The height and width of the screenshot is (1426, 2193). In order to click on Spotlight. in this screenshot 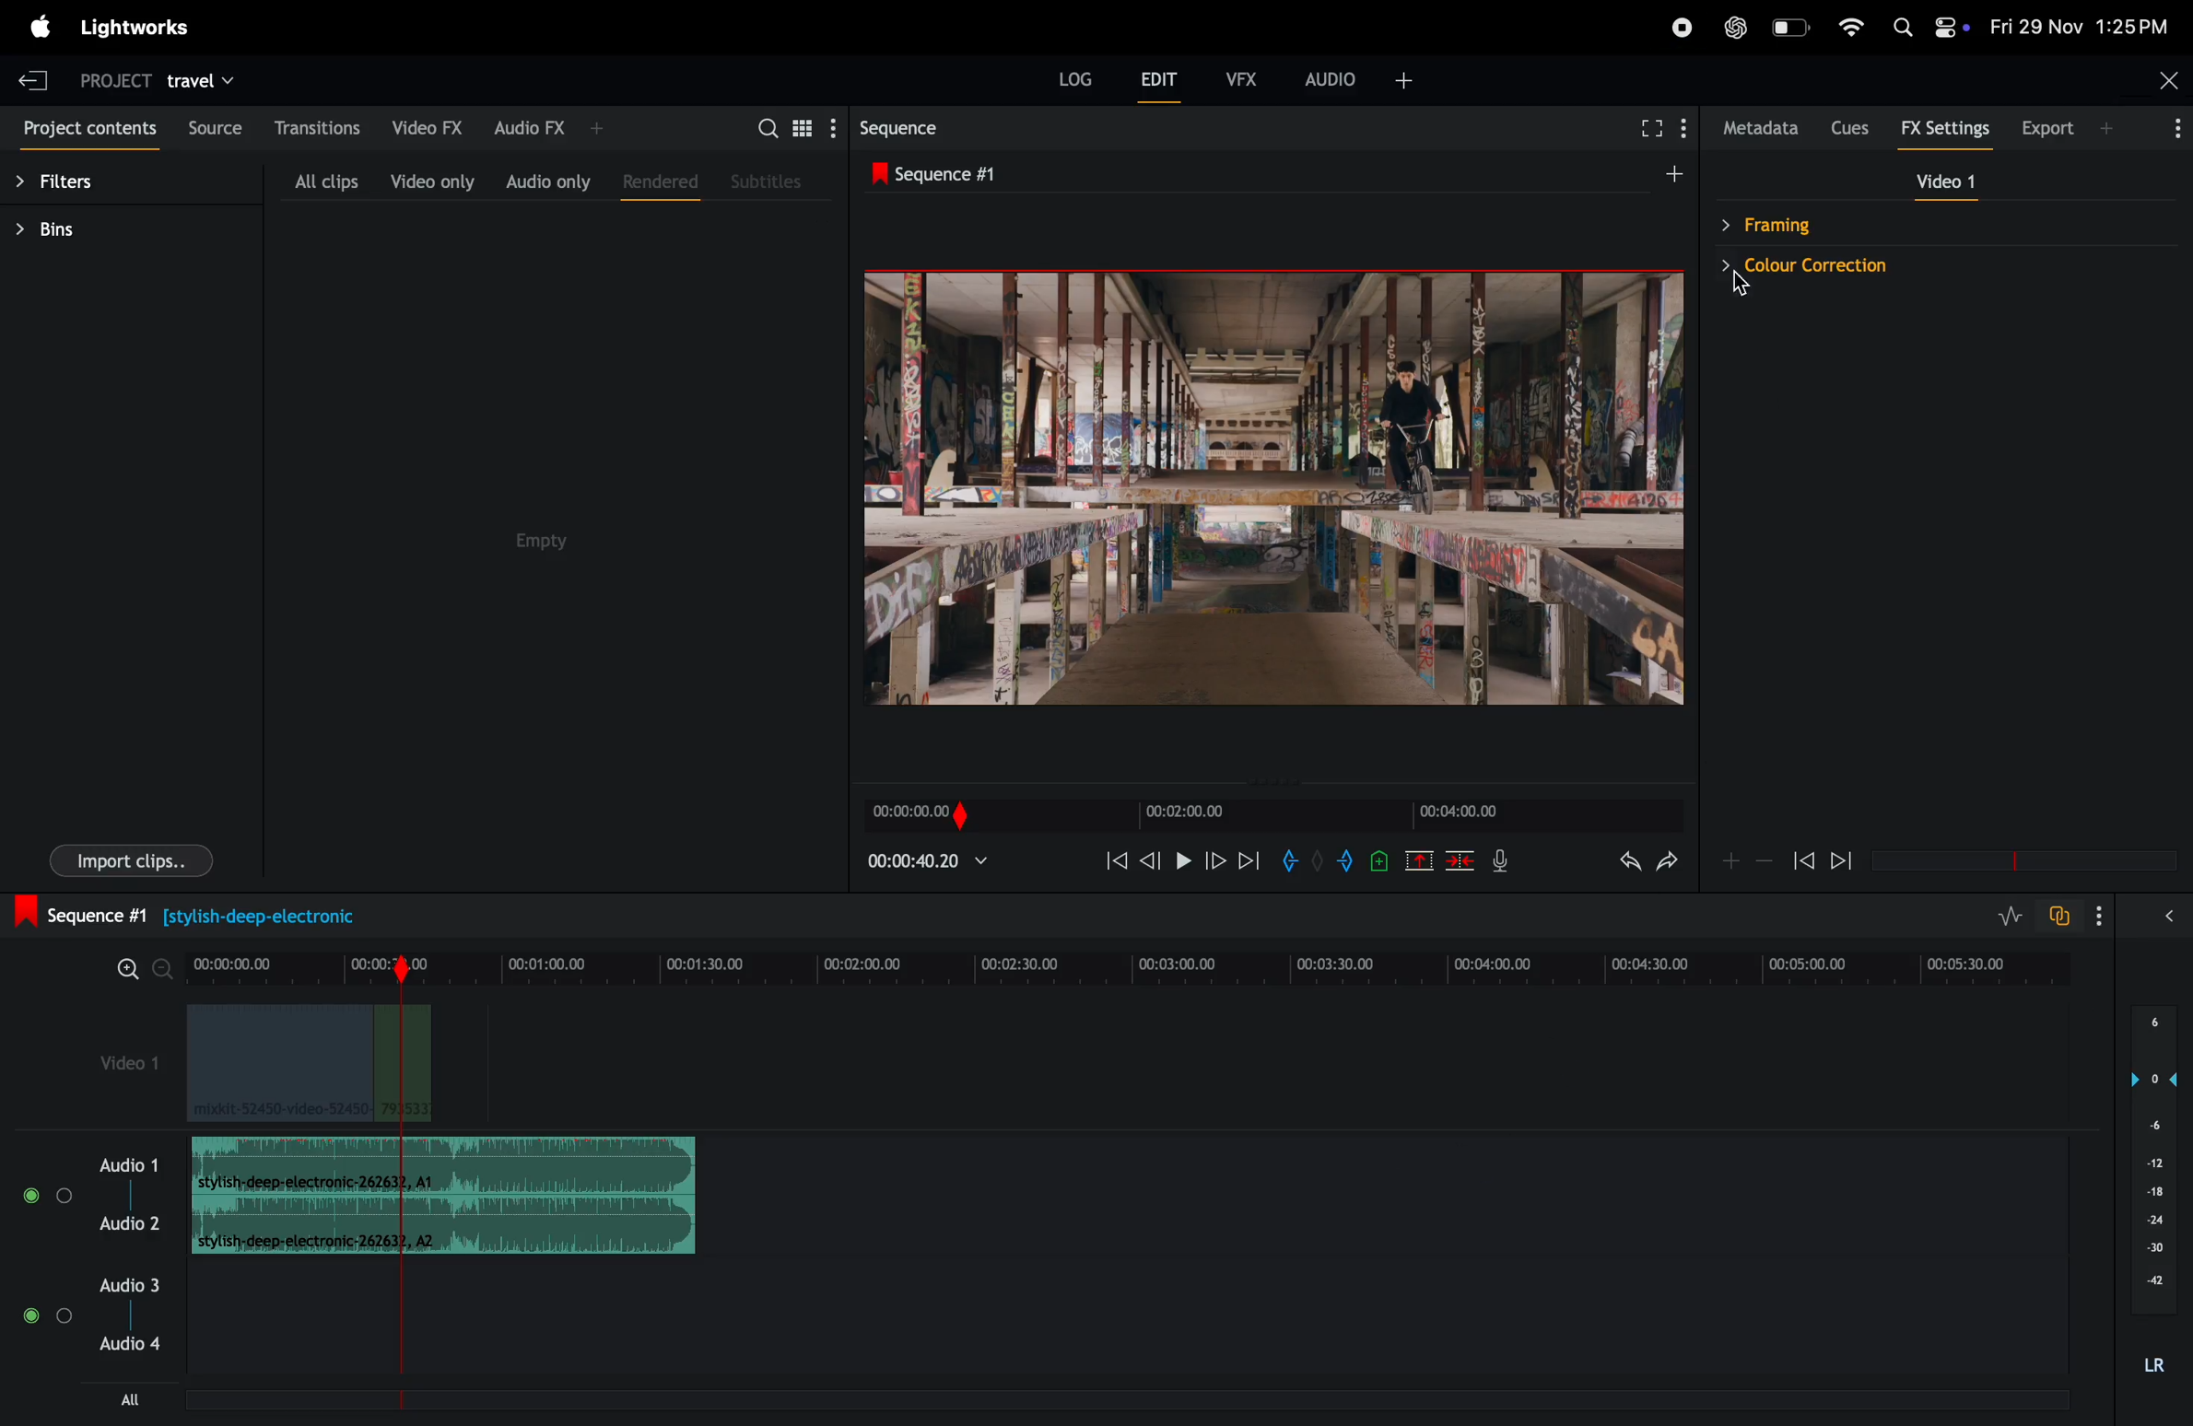, I will do `click(1905, 26)`.